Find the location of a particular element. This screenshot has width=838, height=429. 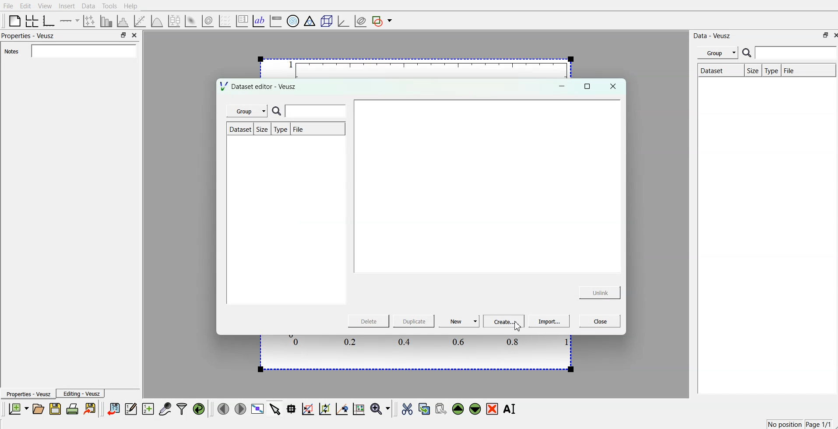

plot box plots is located at coordinates (176, 21).